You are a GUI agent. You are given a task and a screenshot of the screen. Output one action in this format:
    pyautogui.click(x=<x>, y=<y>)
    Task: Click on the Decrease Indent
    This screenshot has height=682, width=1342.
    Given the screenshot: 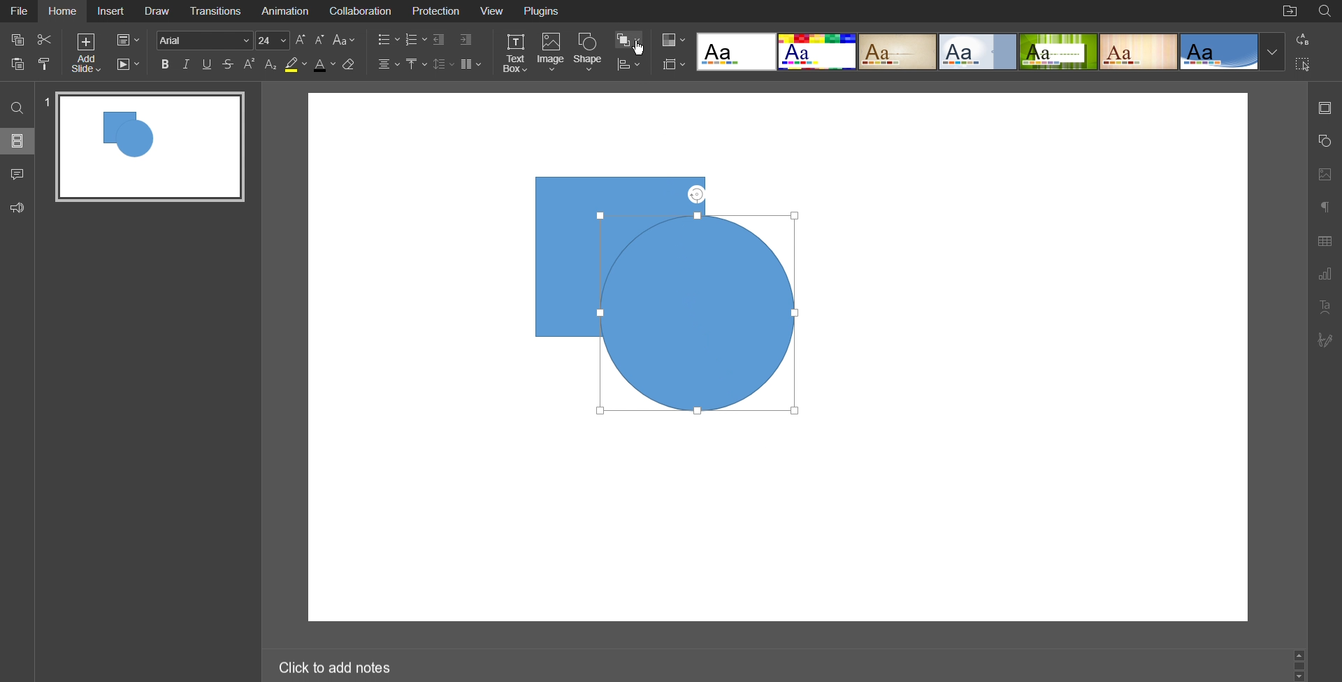 What is the action you would take?
    pyautogui.click(x=440, y=40)
    